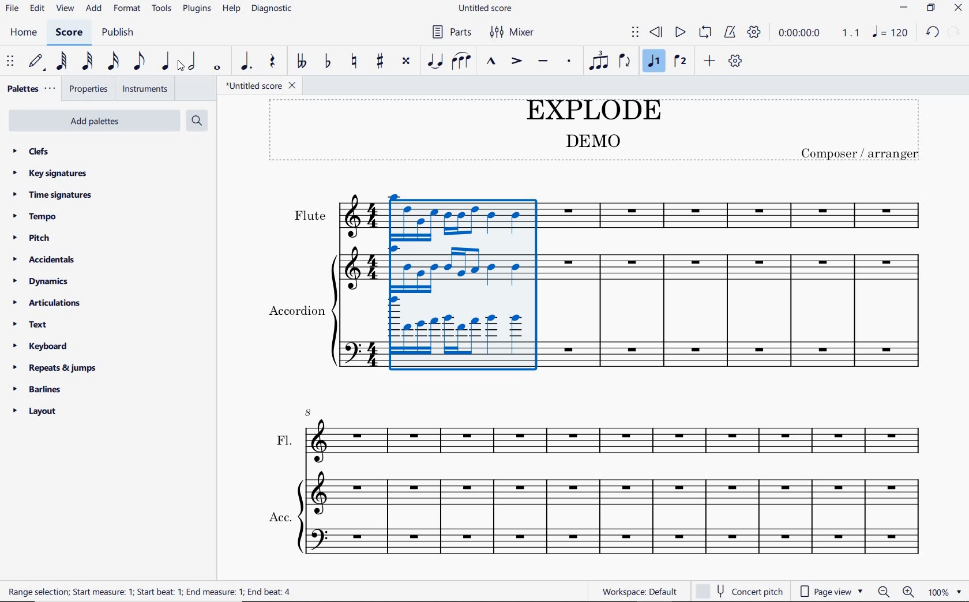 Image resolution: width=969 pixels, height=602 pixels. What do you see at coordinates (40, 347) in the screenshot?
I see `keyboard` at bounding box center [40, 347].